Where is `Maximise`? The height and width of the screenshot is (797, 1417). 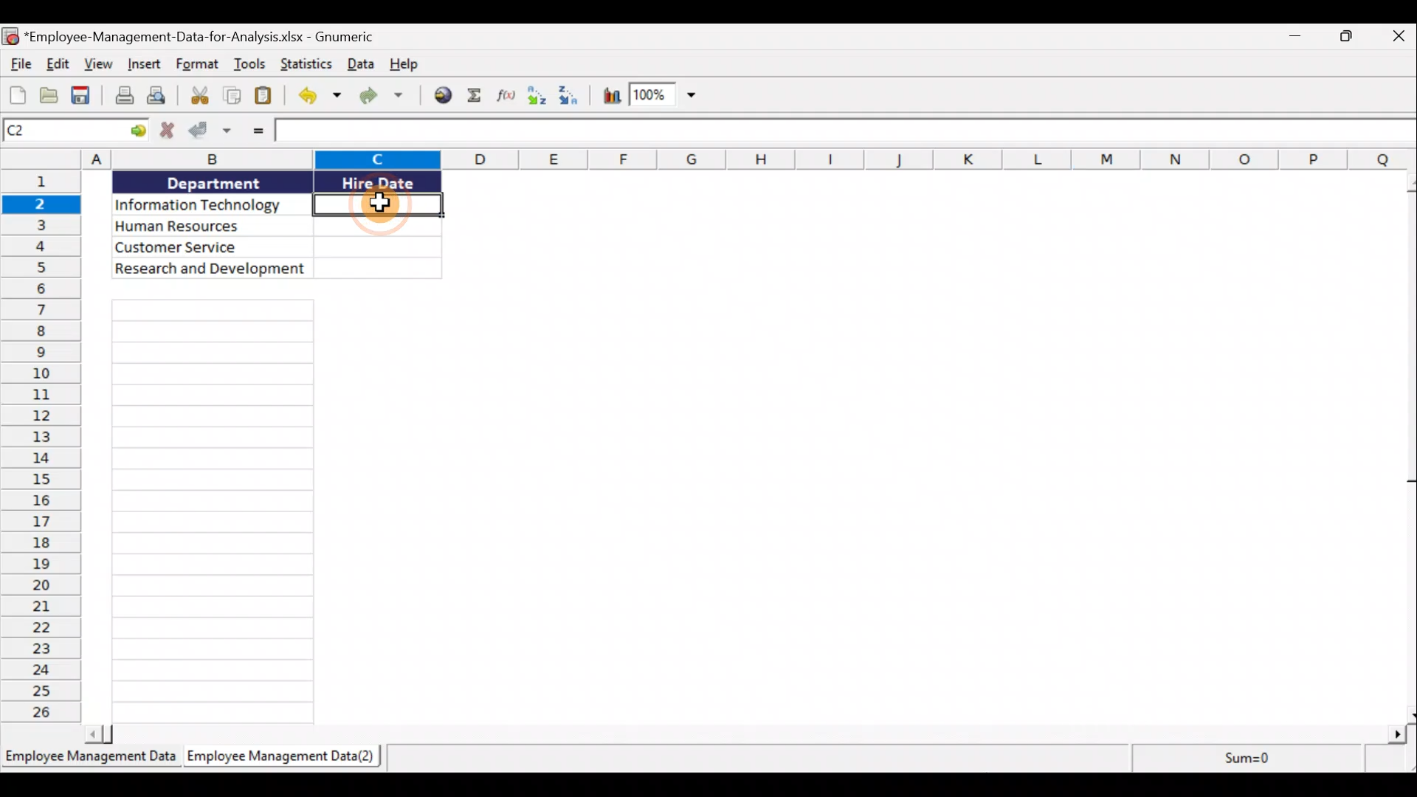
Maximise is located at coordinates (1353, 36).